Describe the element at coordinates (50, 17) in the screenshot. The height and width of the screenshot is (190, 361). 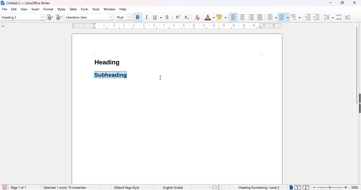
I see `update selected style` at that location.